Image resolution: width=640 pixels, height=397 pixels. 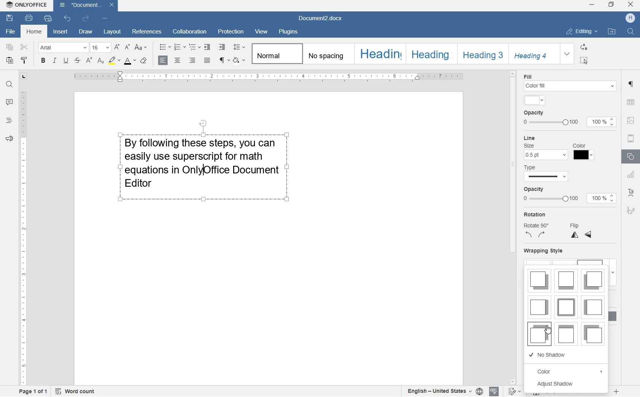 I want to click on NO SHADOW, so click(x=558, y=356).